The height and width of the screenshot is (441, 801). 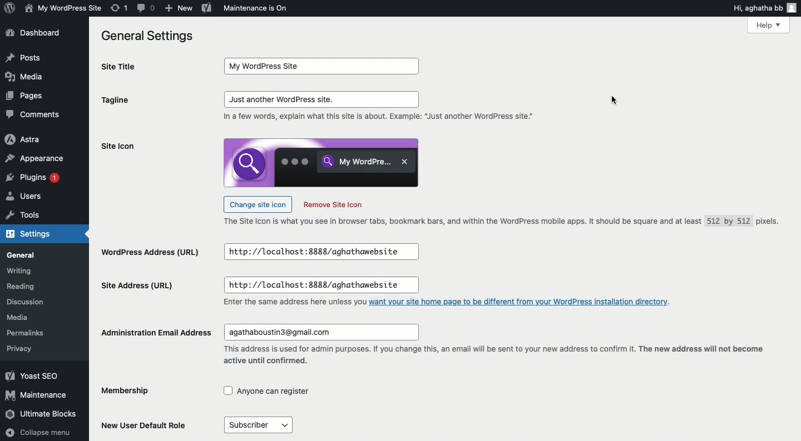 What do you see at coordinates (149, 253) in the screenshot?
I see `Wordpress address` at bounding box center [149, 253].